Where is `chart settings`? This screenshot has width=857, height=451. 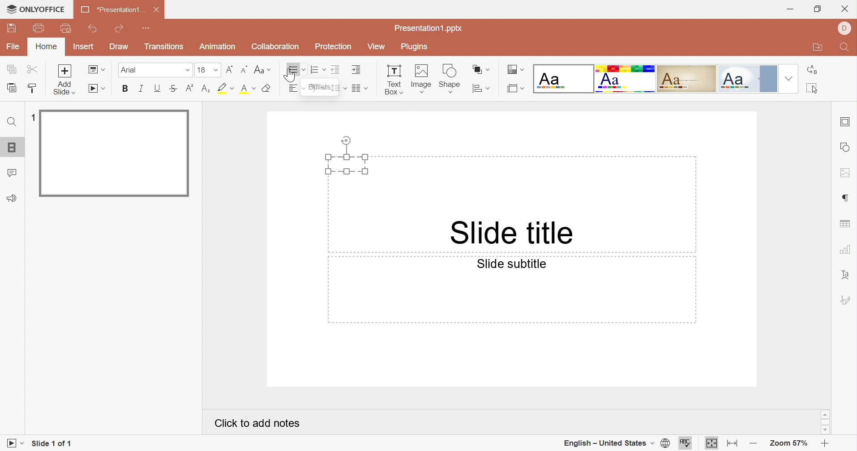
chart settings is located at coordinates (845, 252).